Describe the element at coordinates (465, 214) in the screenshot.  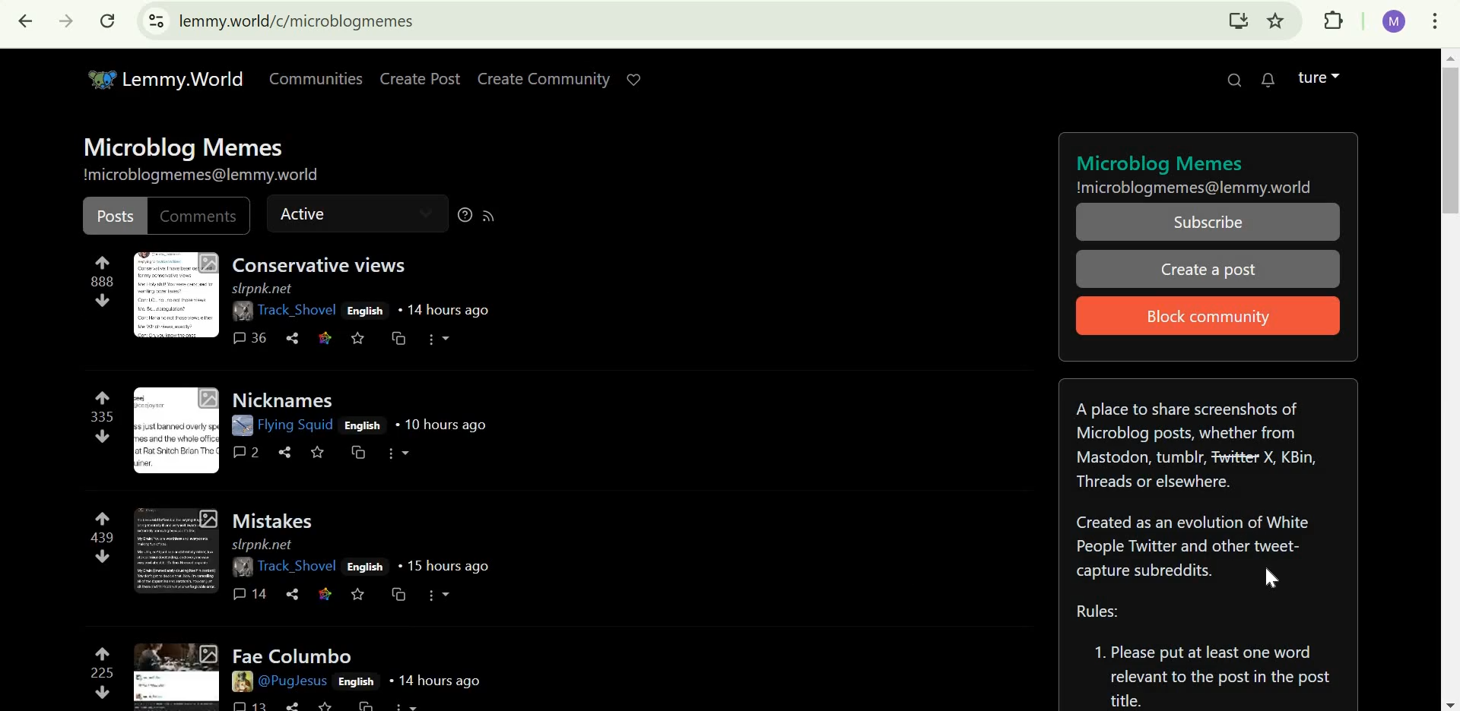
I see `sorting help` at that location.